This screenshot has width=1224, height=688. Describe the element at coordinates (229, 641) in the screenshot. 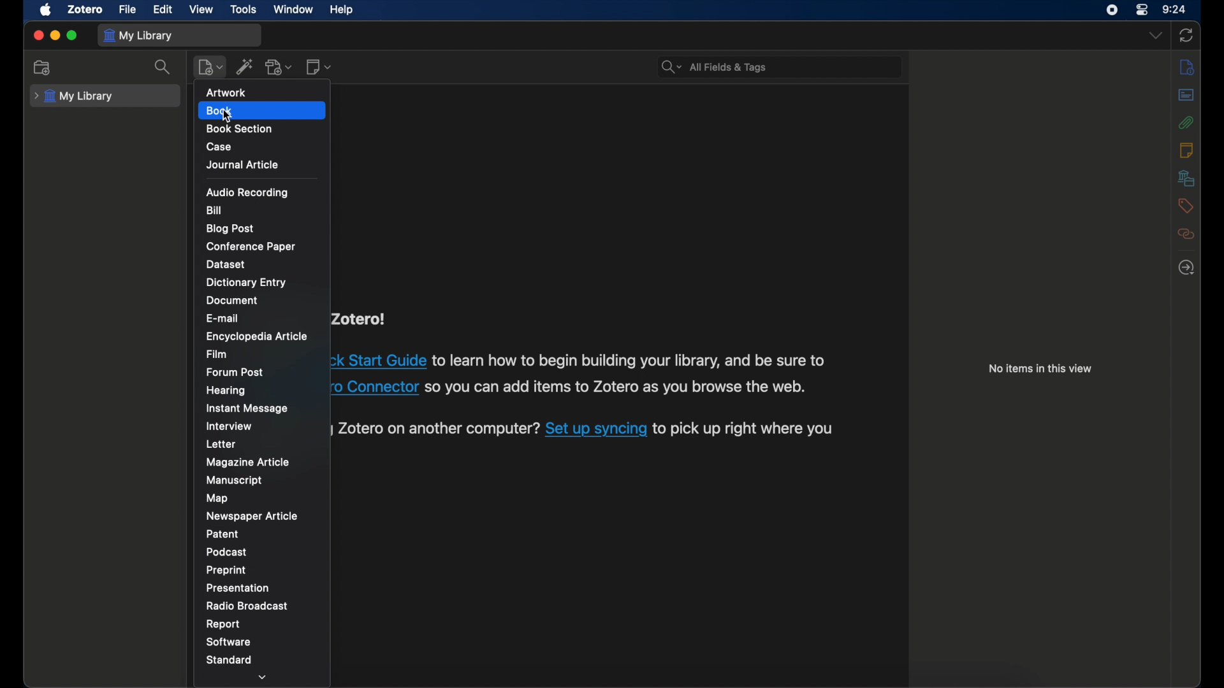

I see `software` at that location.